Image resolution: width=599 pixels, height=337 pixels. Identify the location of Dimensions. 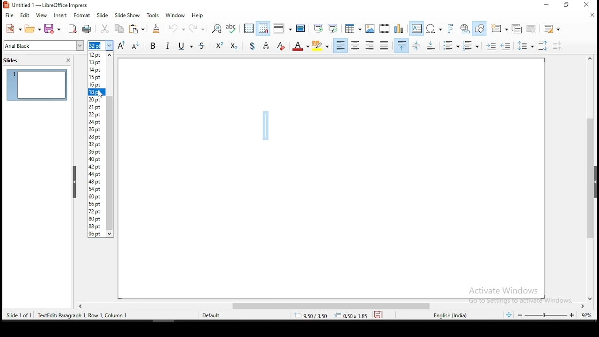
(331, 315).